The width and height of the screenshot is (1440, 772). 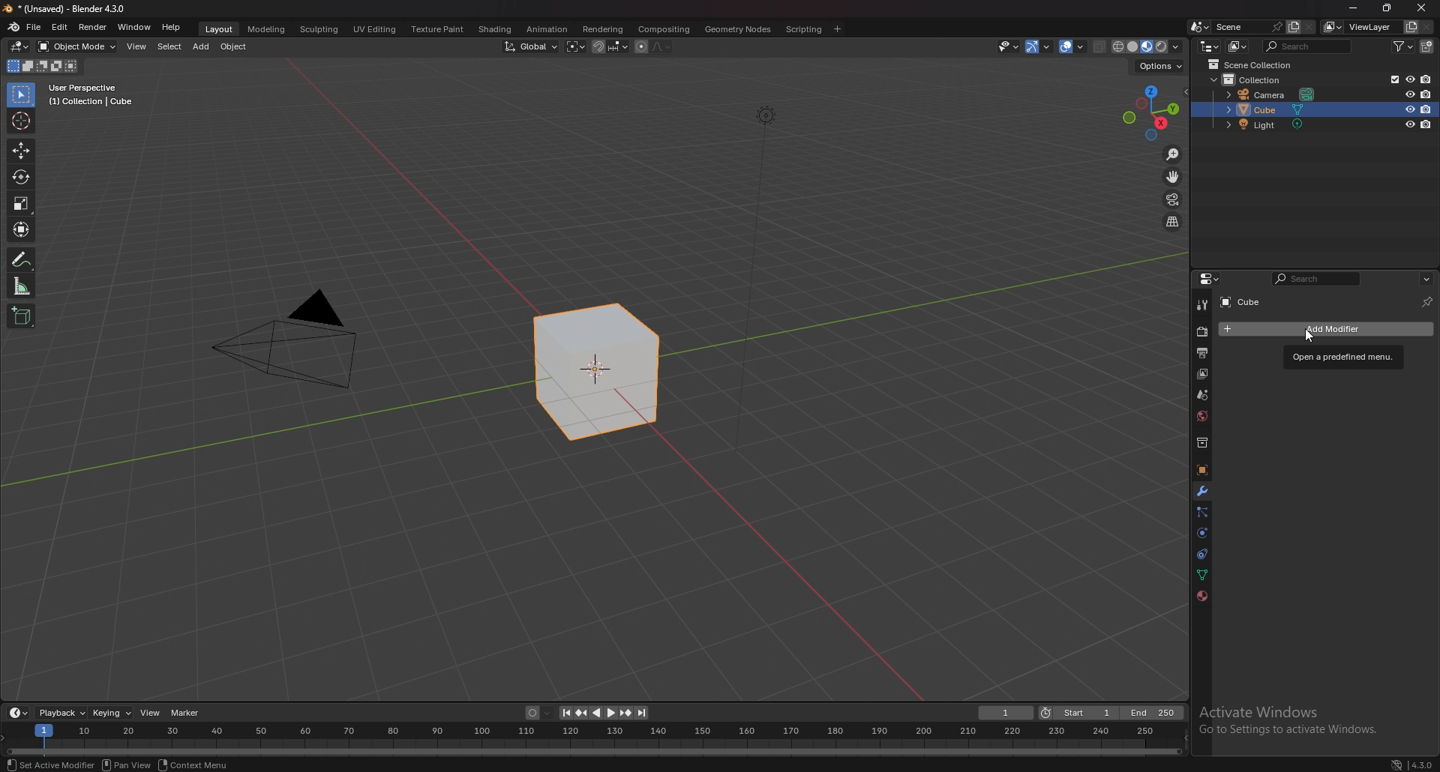 What do you see at coordinates (20, 177) in the screenshot?
I see `rotate` at bounding box center [20, 177].